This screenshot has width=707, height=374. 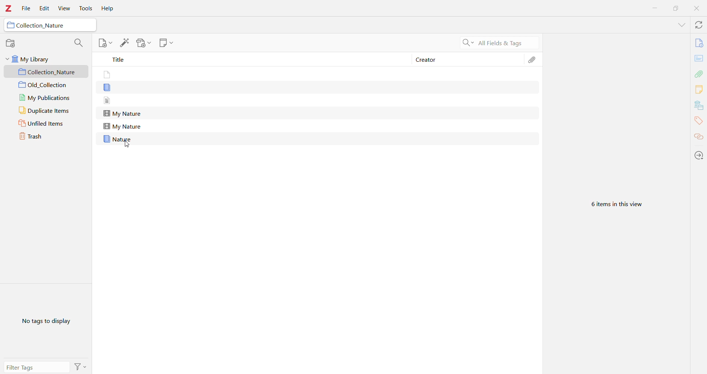 What do you see at coordinates (127, 144) in the screenshot?
I see `cursor` at bounding box center [127, 144].